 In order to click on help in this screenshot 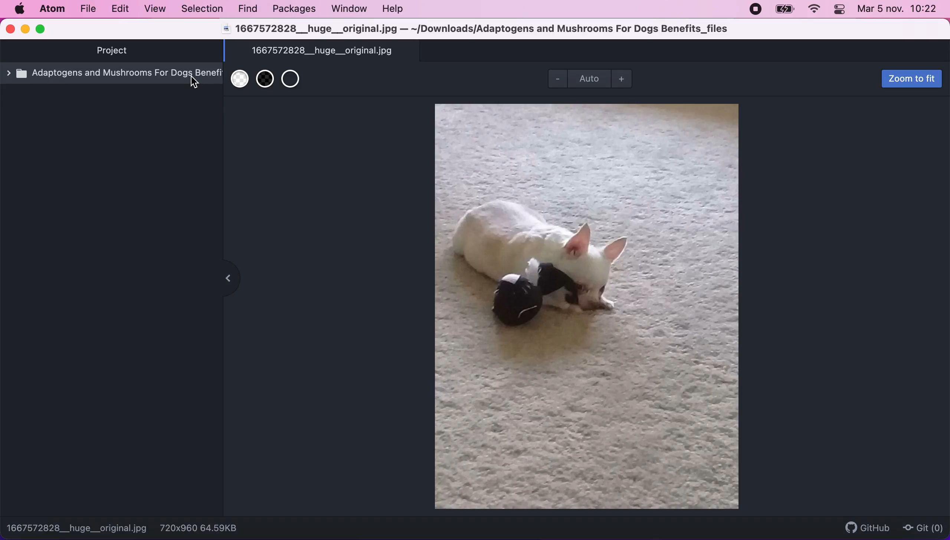, I will do `click(394, 10)`.